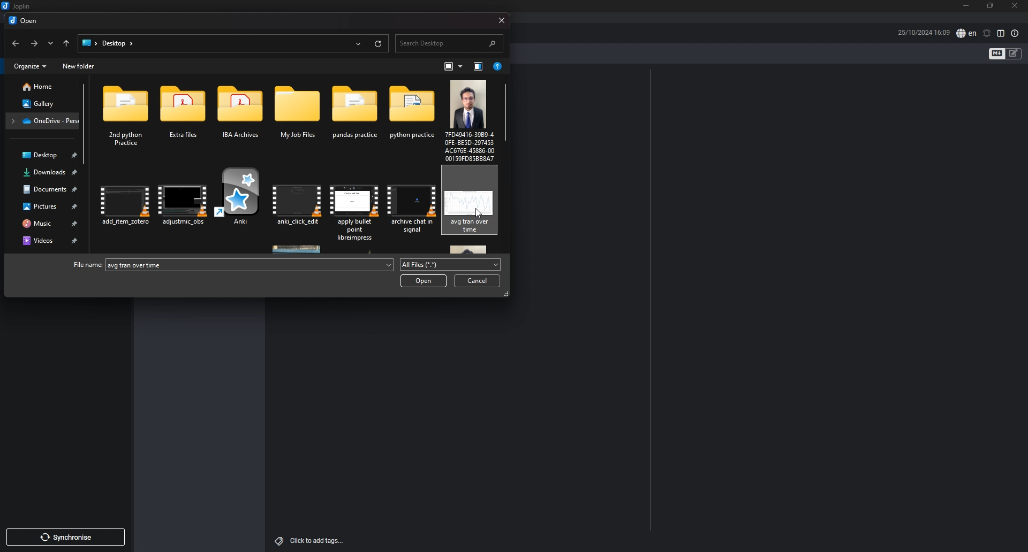 This screenshot has width=1028, height=552. I want to click on upto desktop, so click(66, 44).